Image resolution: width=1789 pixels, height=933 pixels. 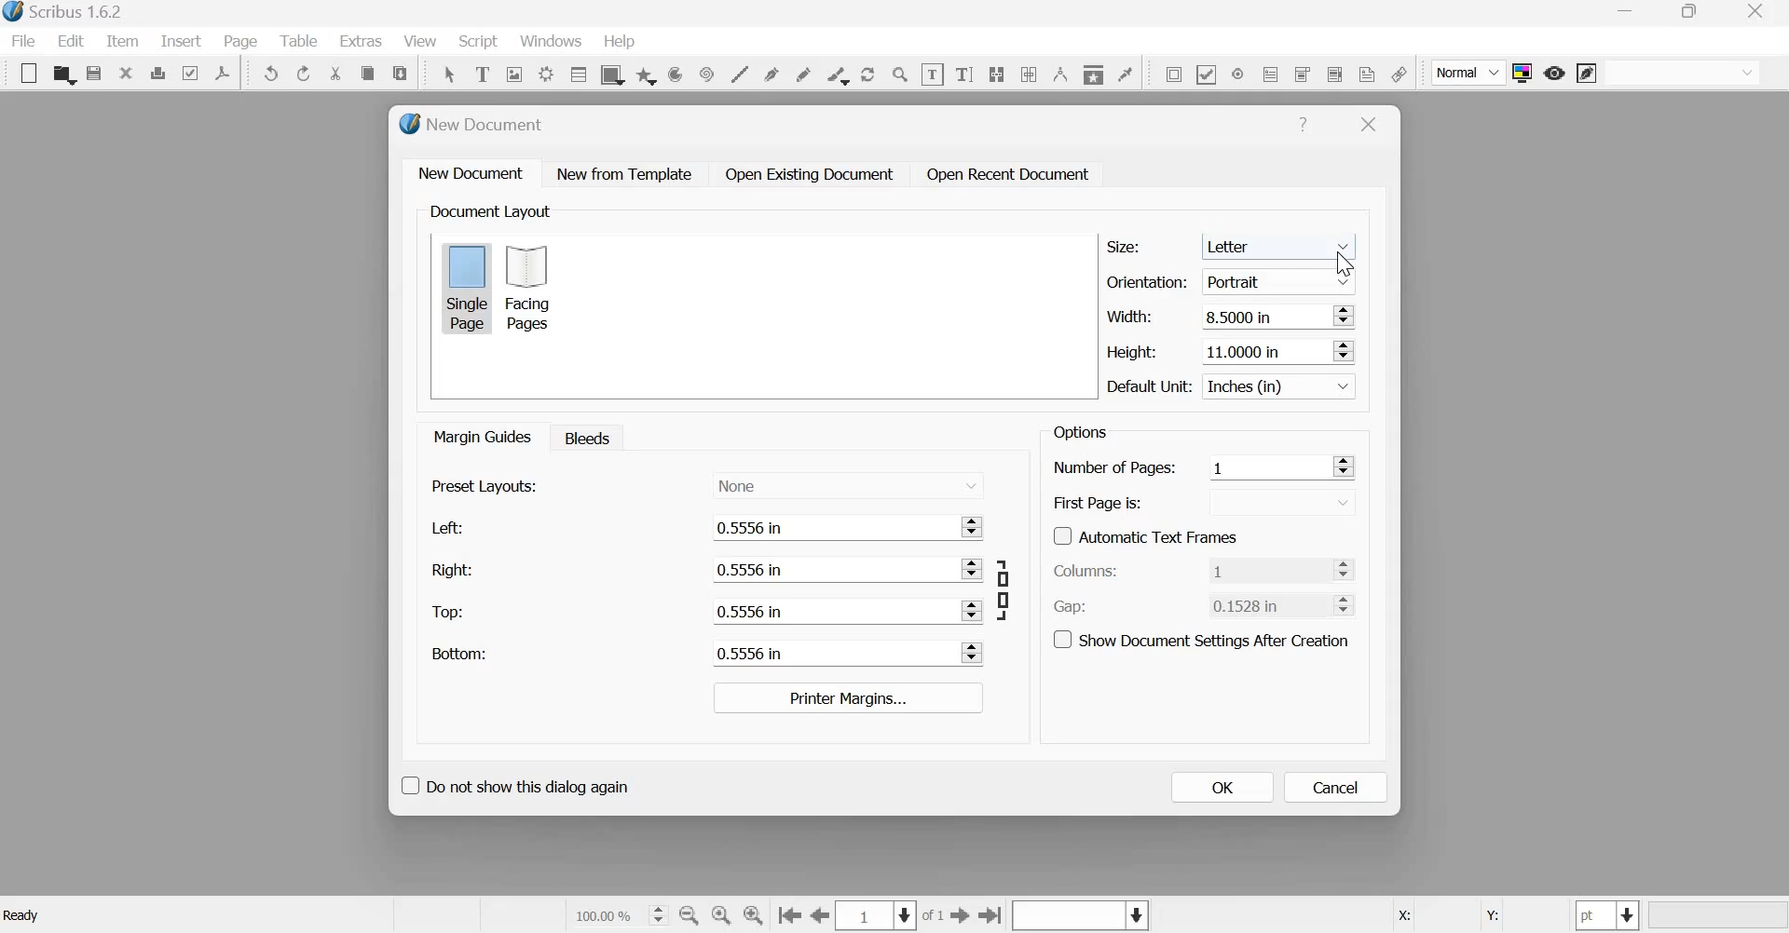 I want to click on Zoom in or zoom out, so click(x=900, y=74).